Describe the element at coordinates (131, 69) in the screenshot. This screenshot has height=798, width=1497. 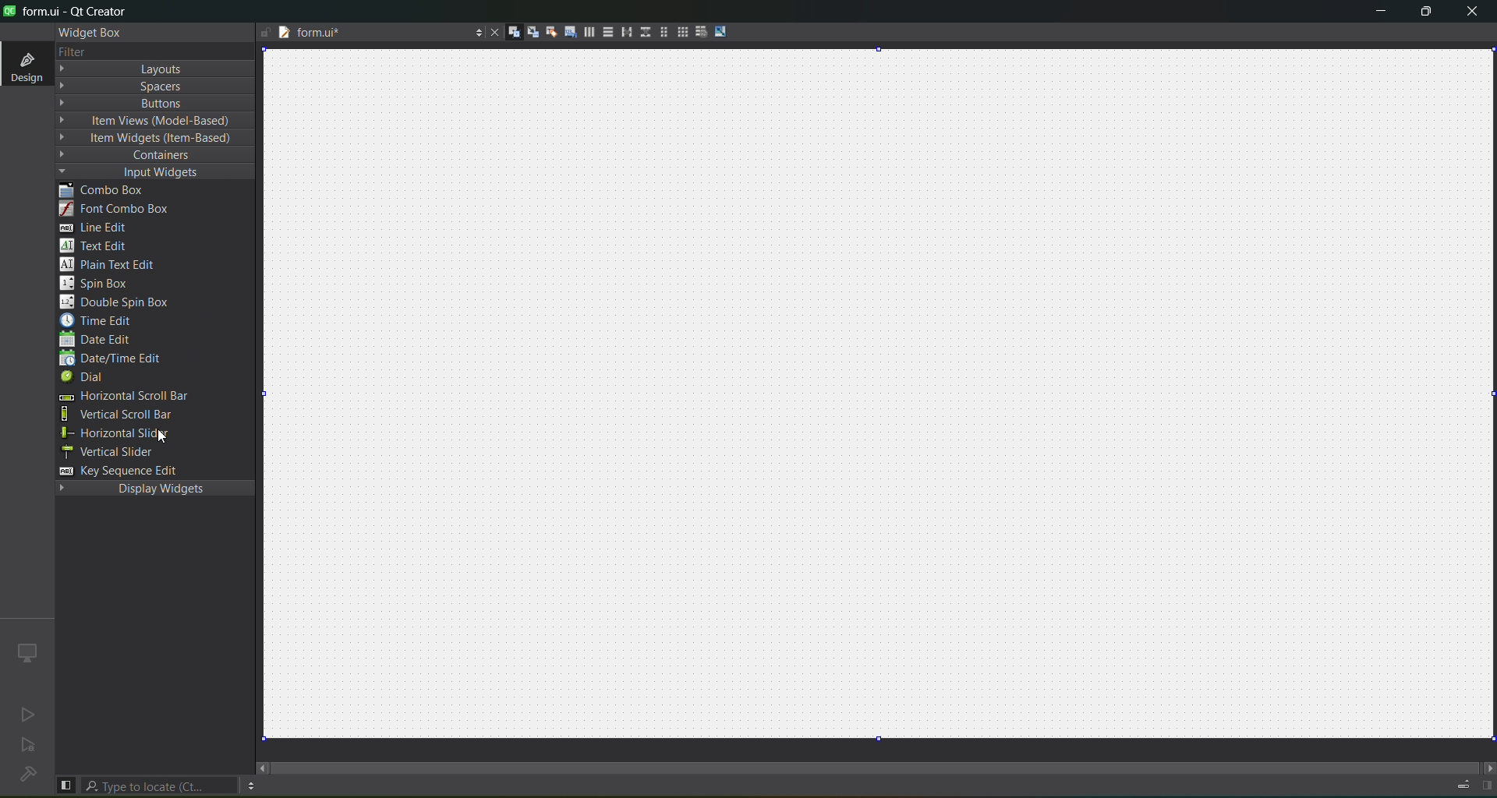
I see `layout` at that location.